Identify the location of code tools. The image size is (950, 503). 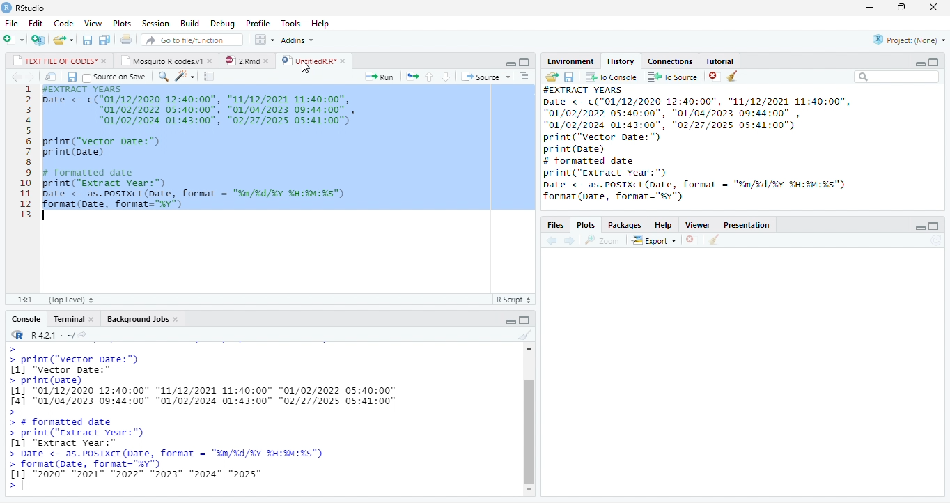
(185, 76).